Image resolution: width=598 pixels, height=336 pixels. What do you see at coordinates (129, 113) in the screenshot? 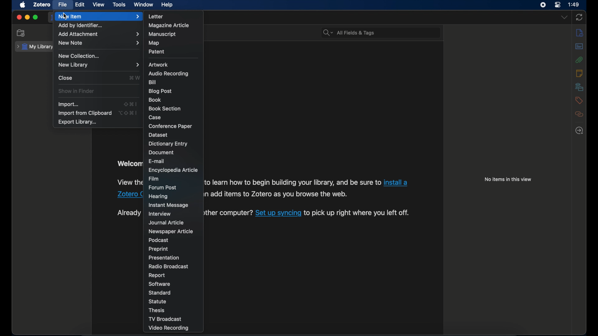
I see `option + shift + command + I` at bounding box center [129, 113].